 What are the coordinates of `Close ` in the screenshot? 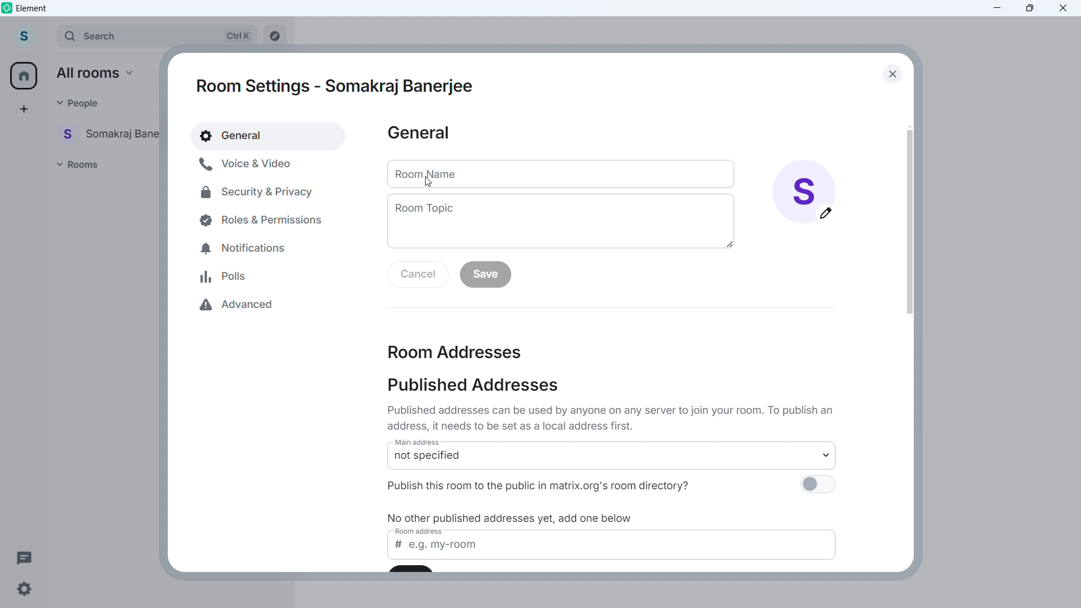 It's located at (891, 74).